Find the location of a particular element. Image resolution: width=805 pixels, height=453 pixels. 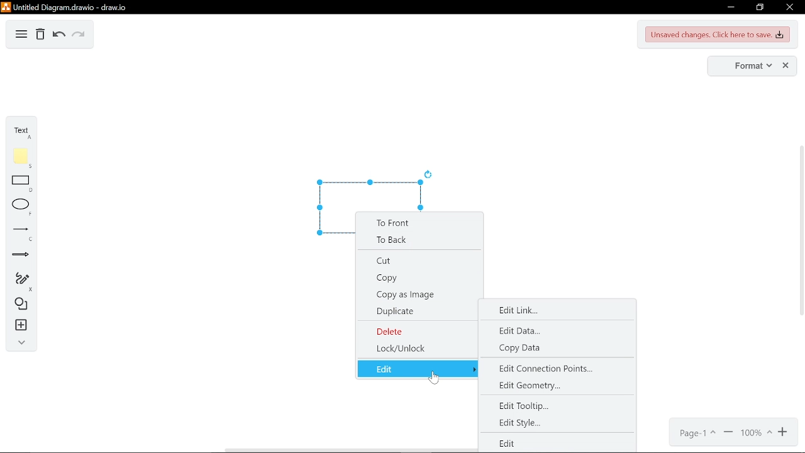

text is located at coordinates (24, 133).